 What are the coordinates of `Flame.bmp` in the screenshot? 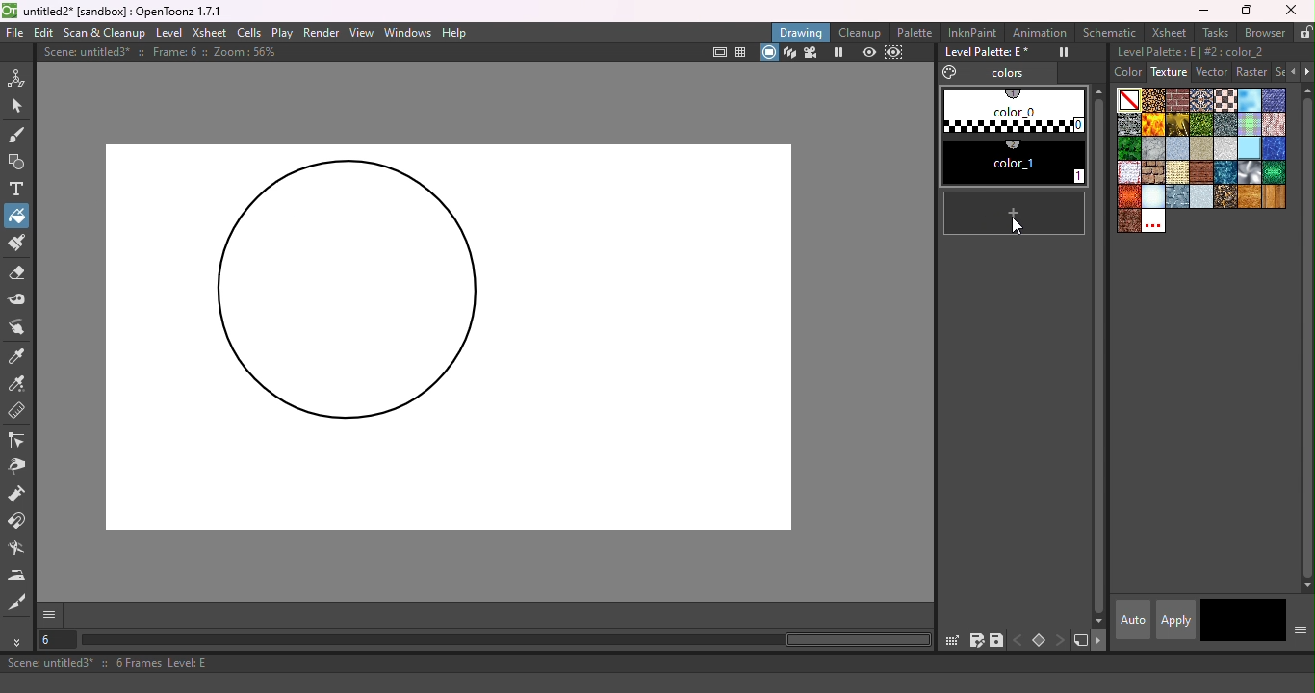 It's located at (1154, 124).